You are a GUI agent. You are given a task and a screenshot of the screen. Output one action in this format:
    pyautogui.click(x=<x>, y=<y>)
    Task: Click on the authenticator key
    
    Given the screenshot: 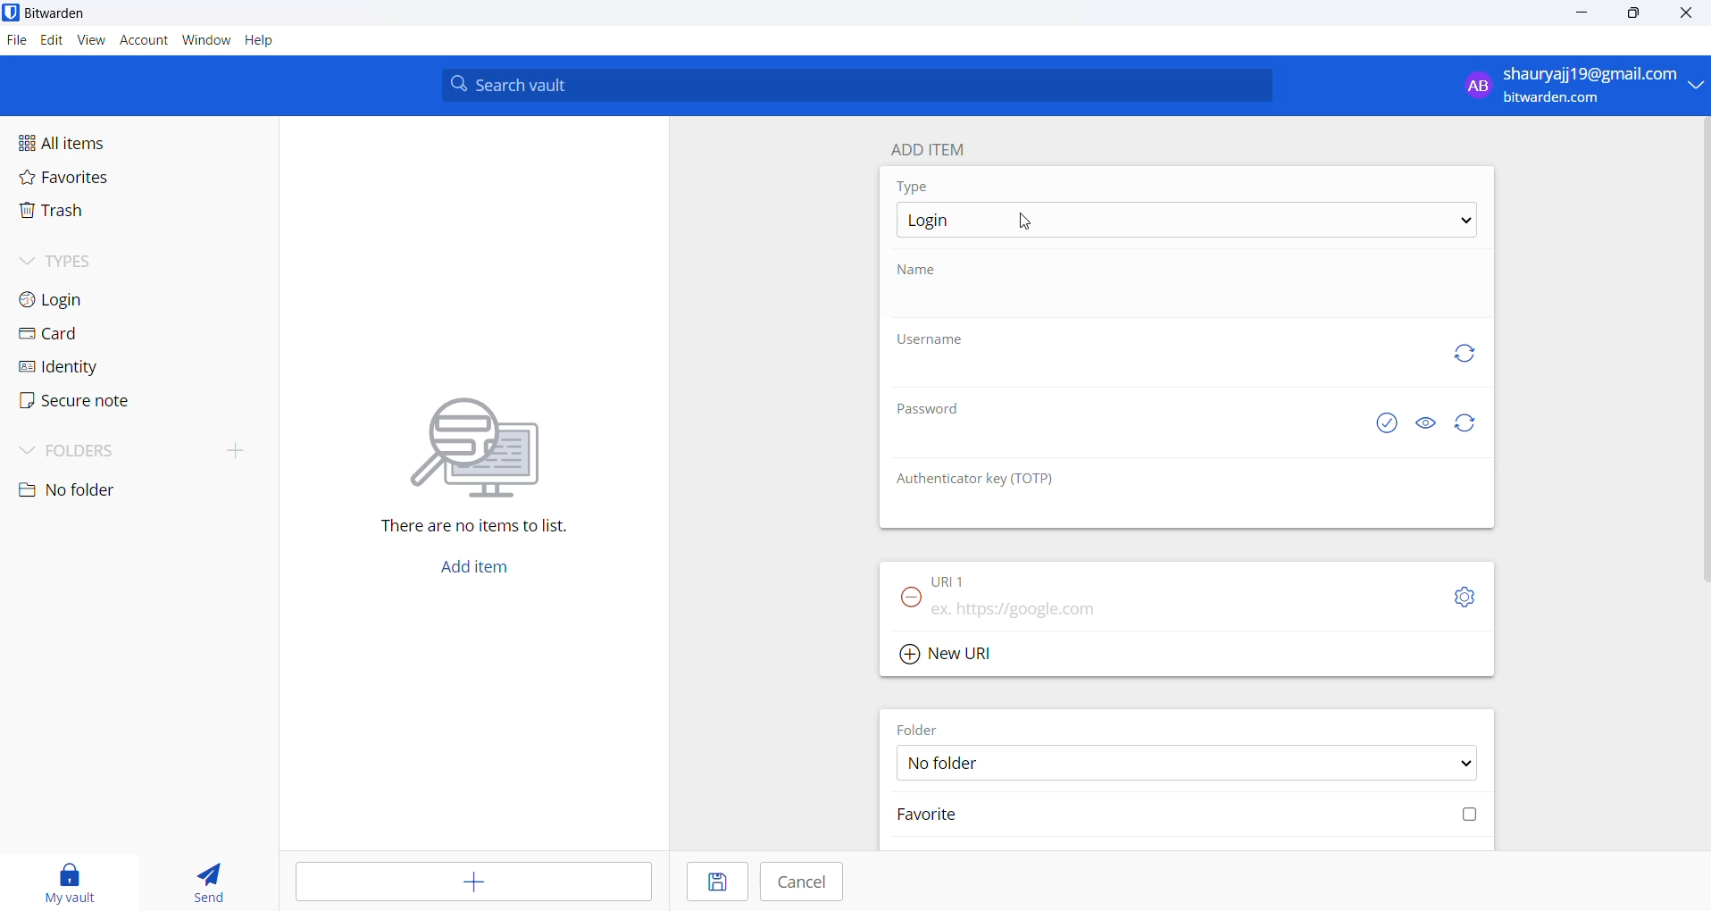 What is the action you would take?
    pyautogui.click(x=970, y=479)
    